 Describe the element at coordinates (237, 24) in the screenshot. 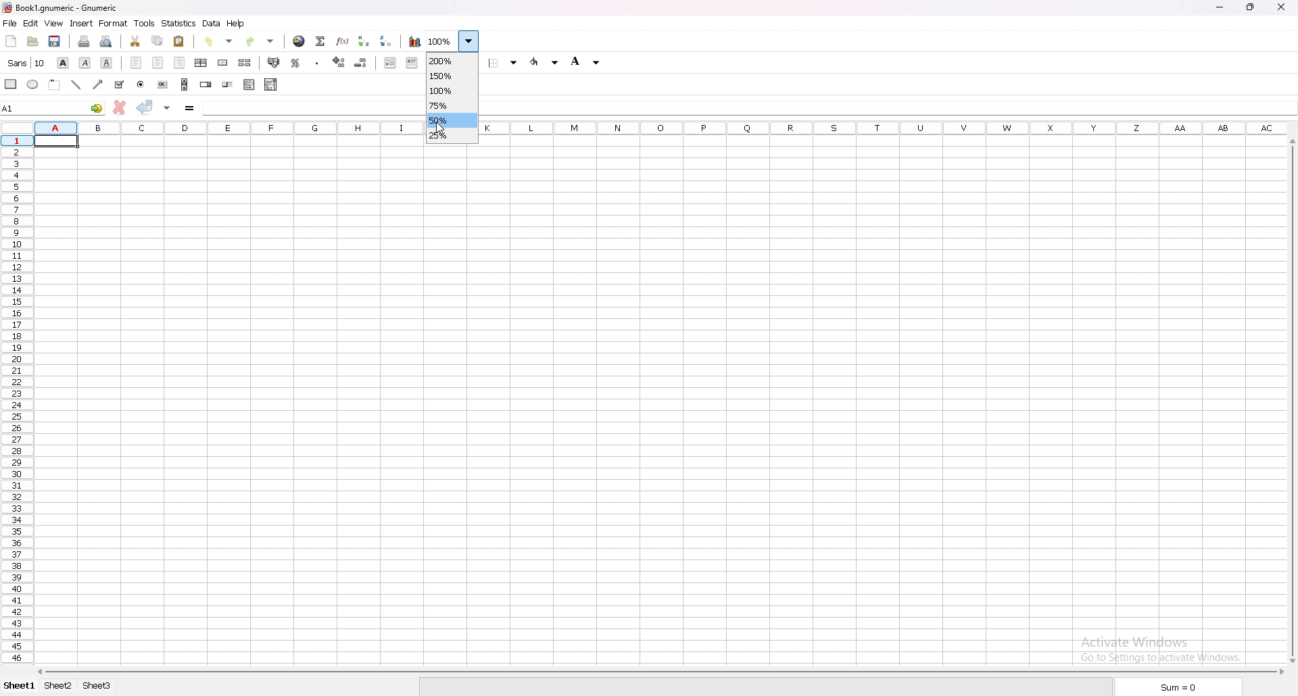

I see `help` at that location.